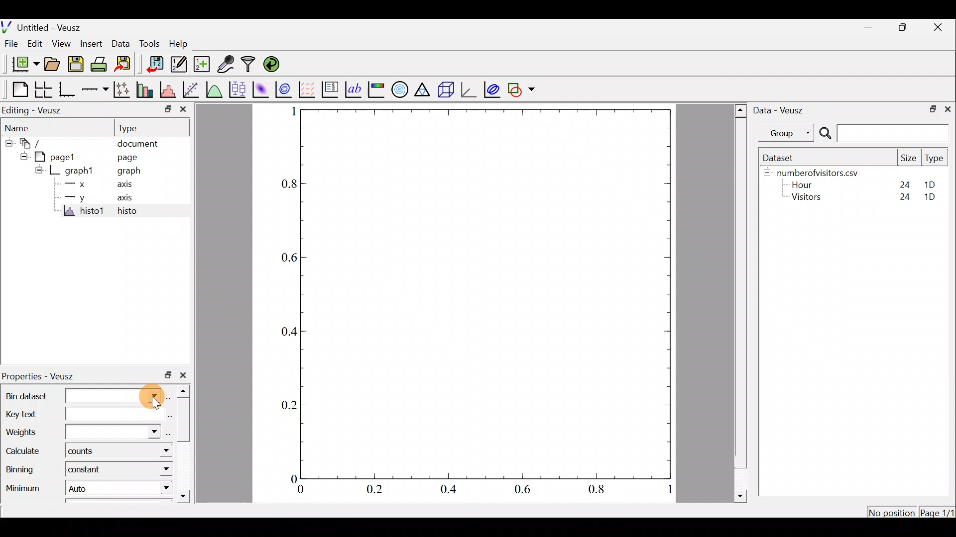 Image resolution: width=956 pixels, height=537 pixels. I want to click on Insert, so click(92, 43).